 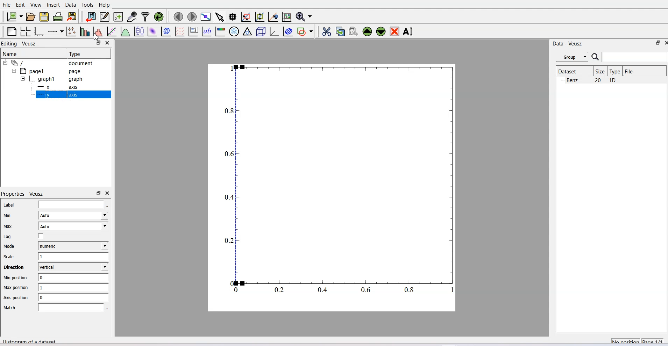 What do you see at coordinates (33, 53) in the screenshot?
I see `Name` at bounding box center [33, 53].